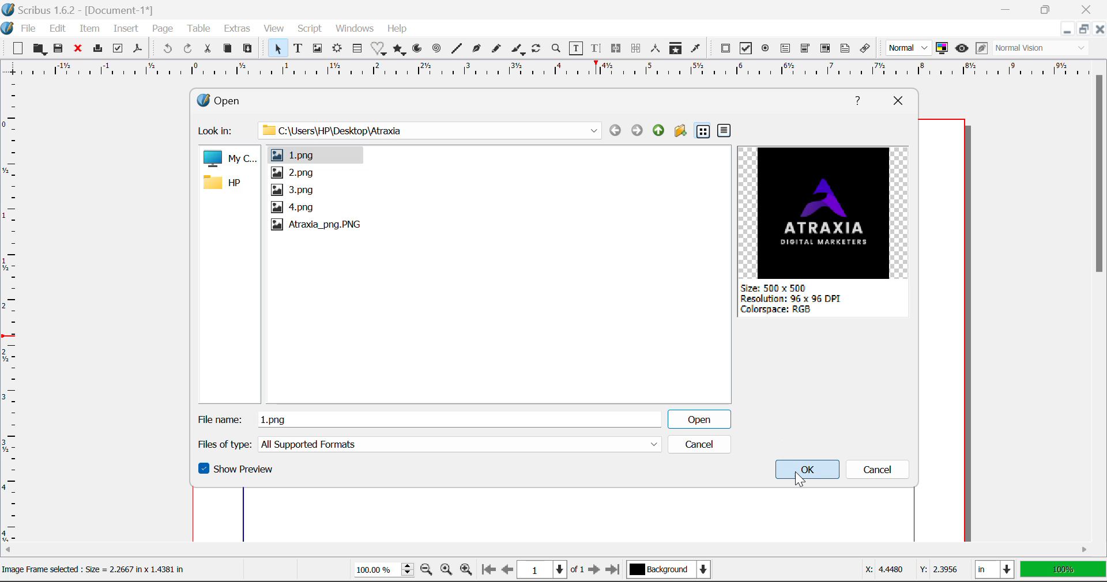 This screenshot has width=1107, height=582. I want to click on Cursor on OK, so click(799, 481).